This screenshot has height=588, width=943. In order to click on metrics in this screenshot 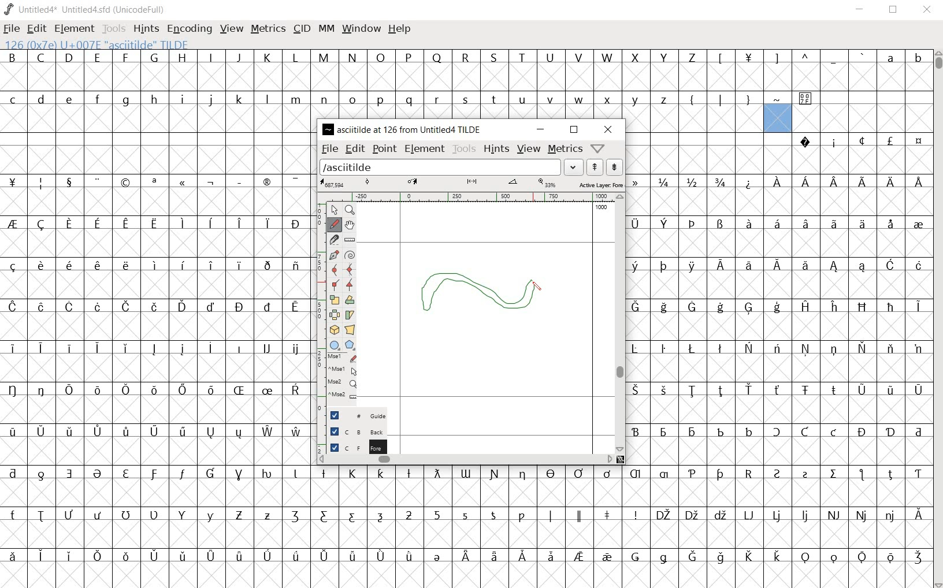, I will do `click(565, 150)`.